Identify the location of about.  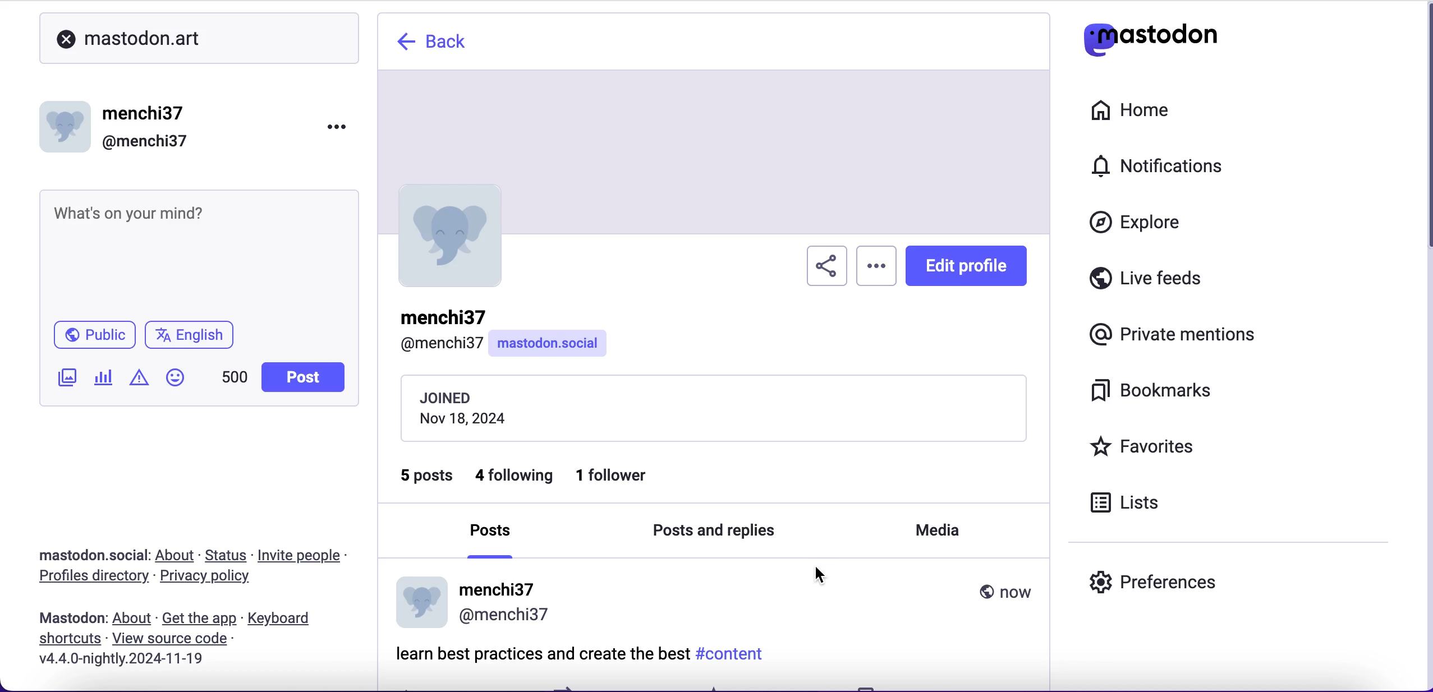
(177, 556).